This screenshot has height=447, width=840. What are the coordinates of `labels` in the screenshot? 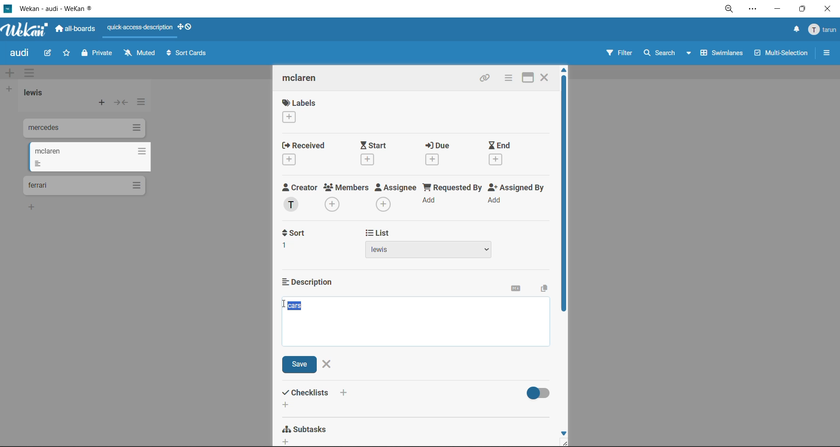 It's located at (300, 111).